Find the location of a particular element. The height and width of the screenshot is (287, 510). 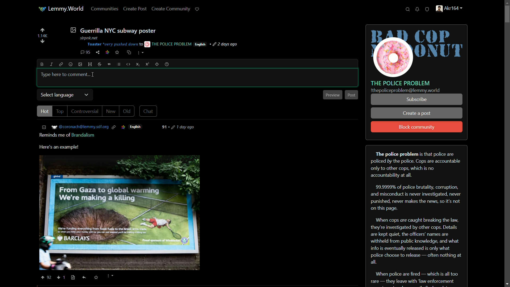

superscript is located at coordinates (147, 64).